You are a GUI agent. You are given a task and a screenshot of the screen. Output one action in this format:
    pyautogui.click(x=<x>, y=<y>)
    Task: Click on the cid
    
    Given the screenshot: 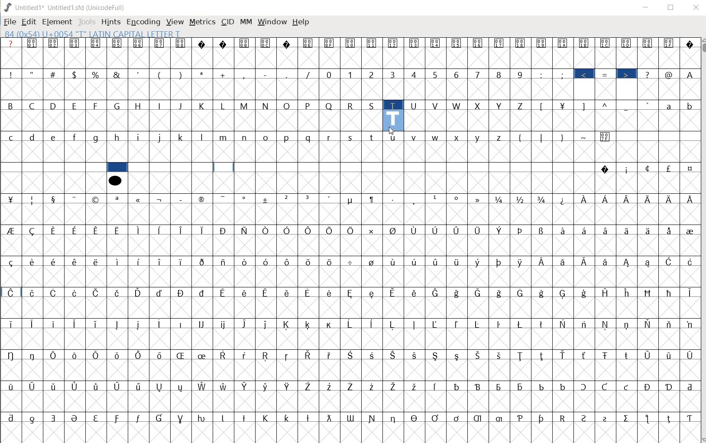 What is the action you would take?
    pyautogui.click(x=227, y=23)
    